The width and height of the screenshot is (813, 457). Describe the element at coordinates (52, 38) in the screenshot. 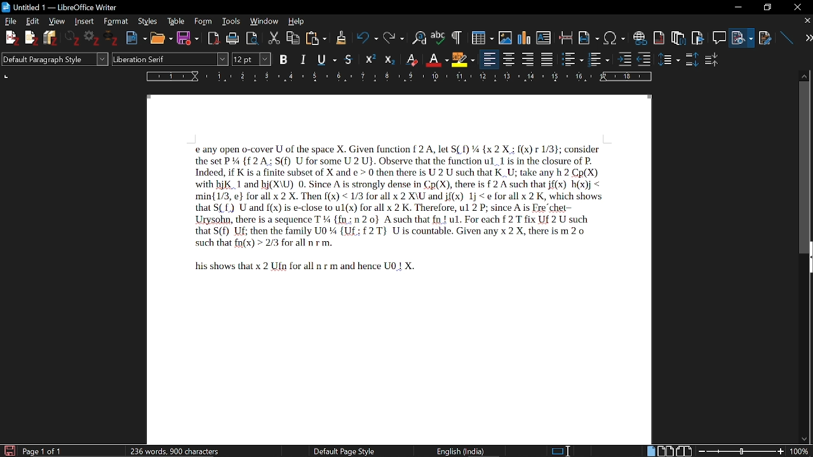

I see `Save Files` at that location.